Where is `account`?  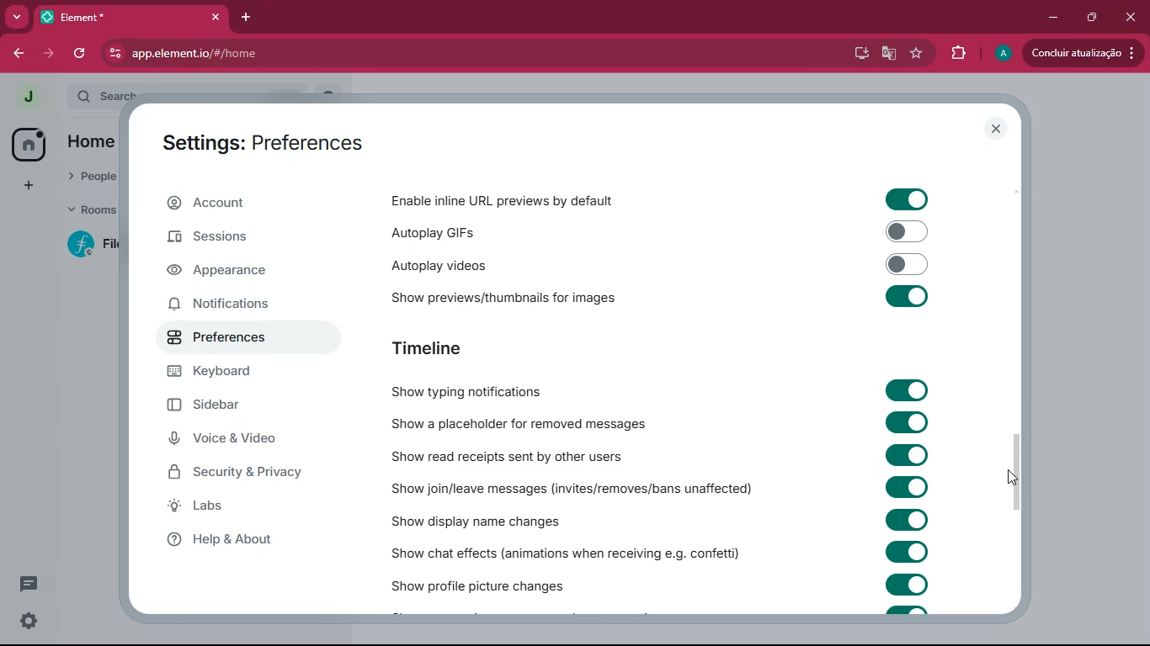
account is located at coordinates (242, 204).